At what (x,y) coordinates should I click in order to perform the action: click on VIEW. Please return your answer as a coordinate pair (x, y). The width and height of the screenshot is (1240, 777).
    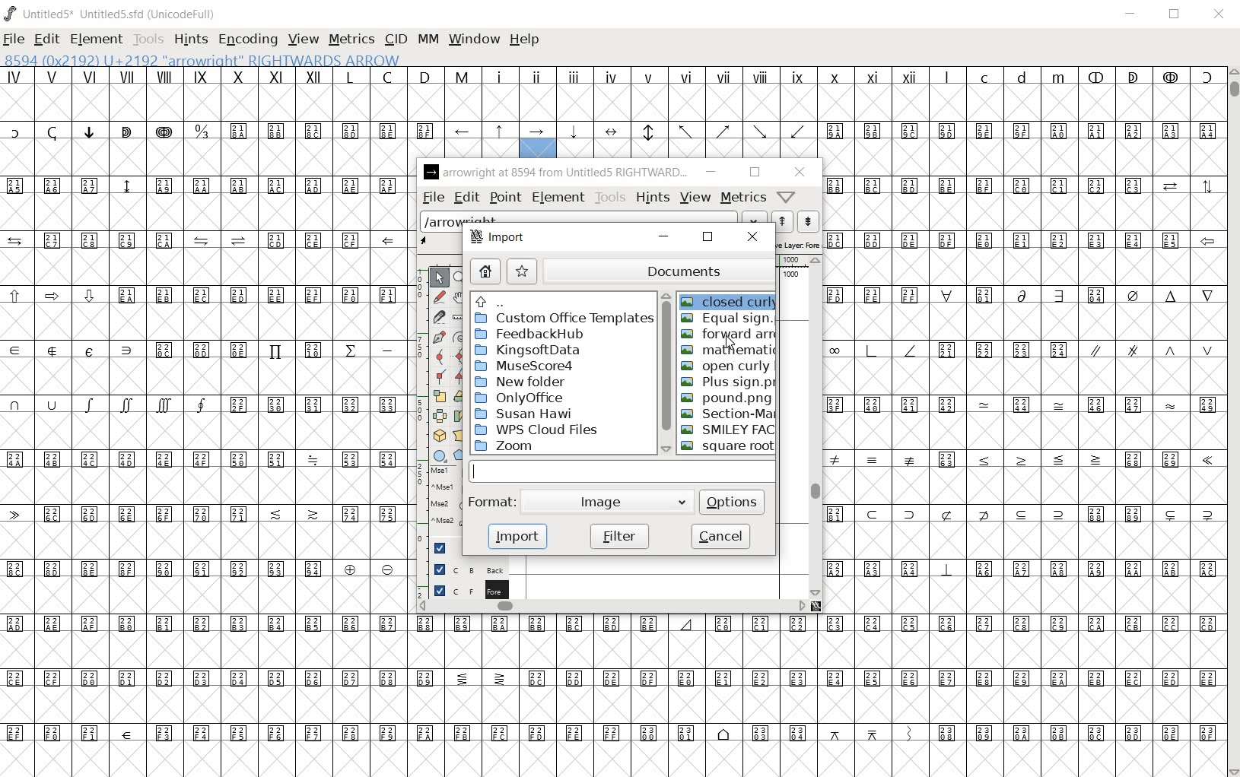
    Looking at the image, I should click on (302, 40).